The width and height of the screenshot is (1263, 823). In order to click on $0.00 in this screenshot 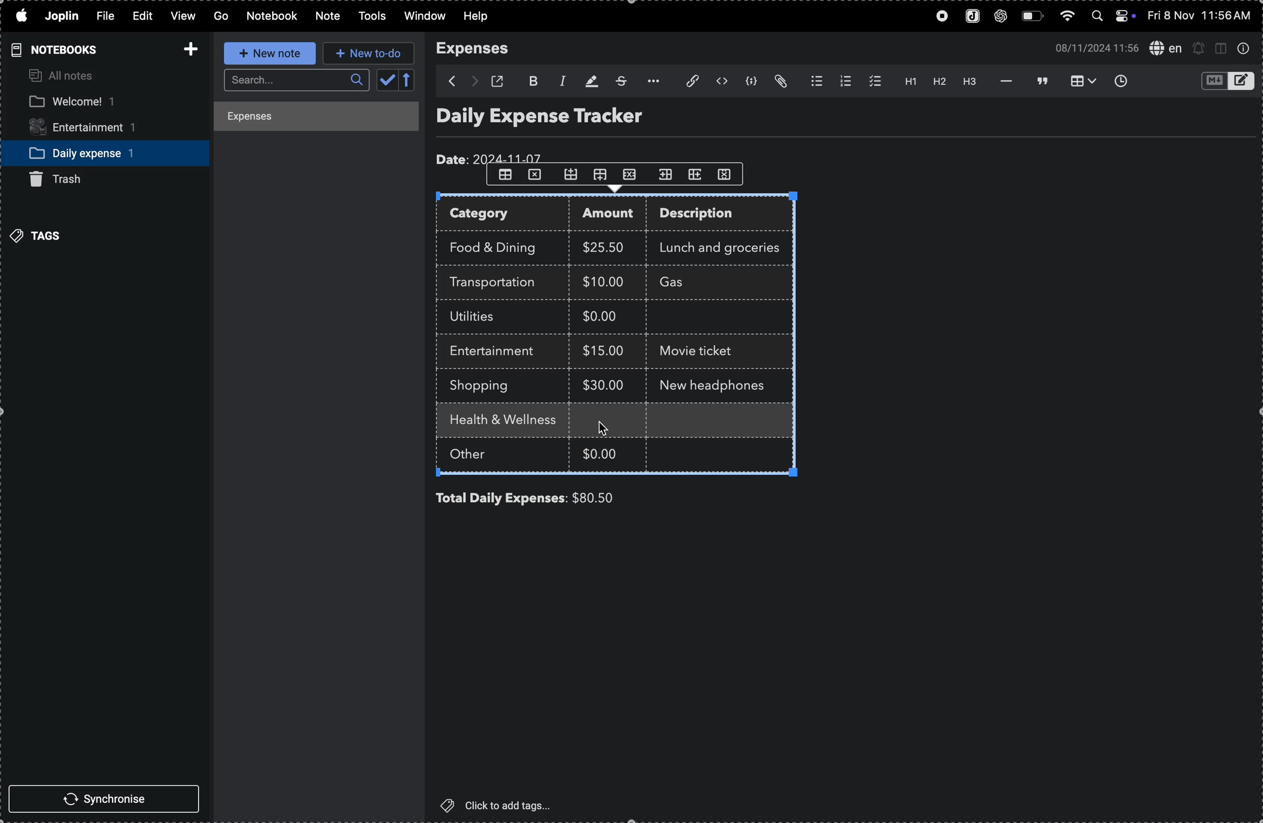, I will do `click(607, 318)`.